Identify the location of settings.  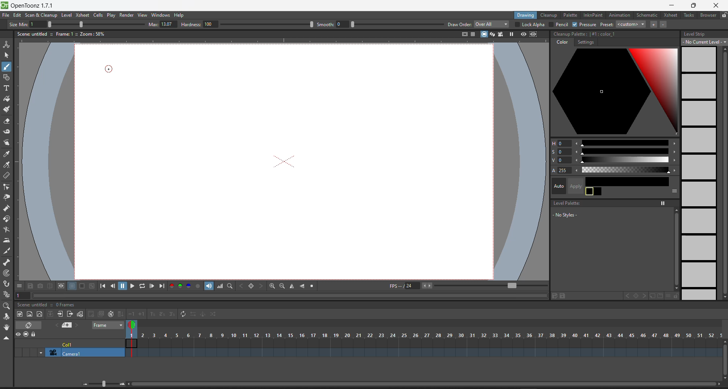
(585, 42).